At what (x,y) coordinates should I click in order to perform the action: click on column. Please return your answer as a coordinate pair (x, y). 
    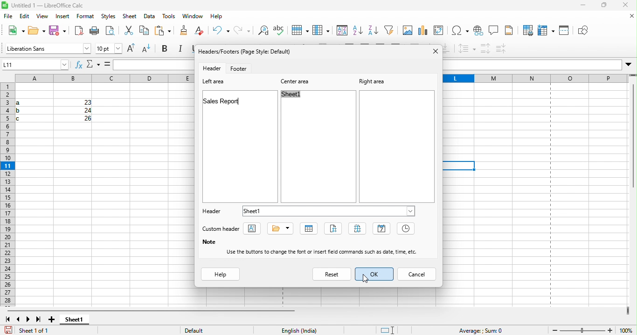
    Looking at the image, I should click on (298, 31).